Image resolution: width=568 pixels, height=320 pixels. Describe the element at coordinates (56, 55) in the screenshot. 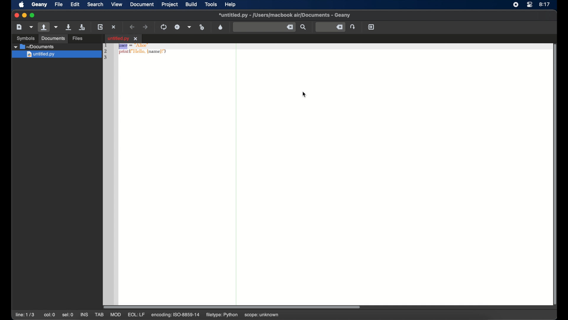

I see `` at that location.